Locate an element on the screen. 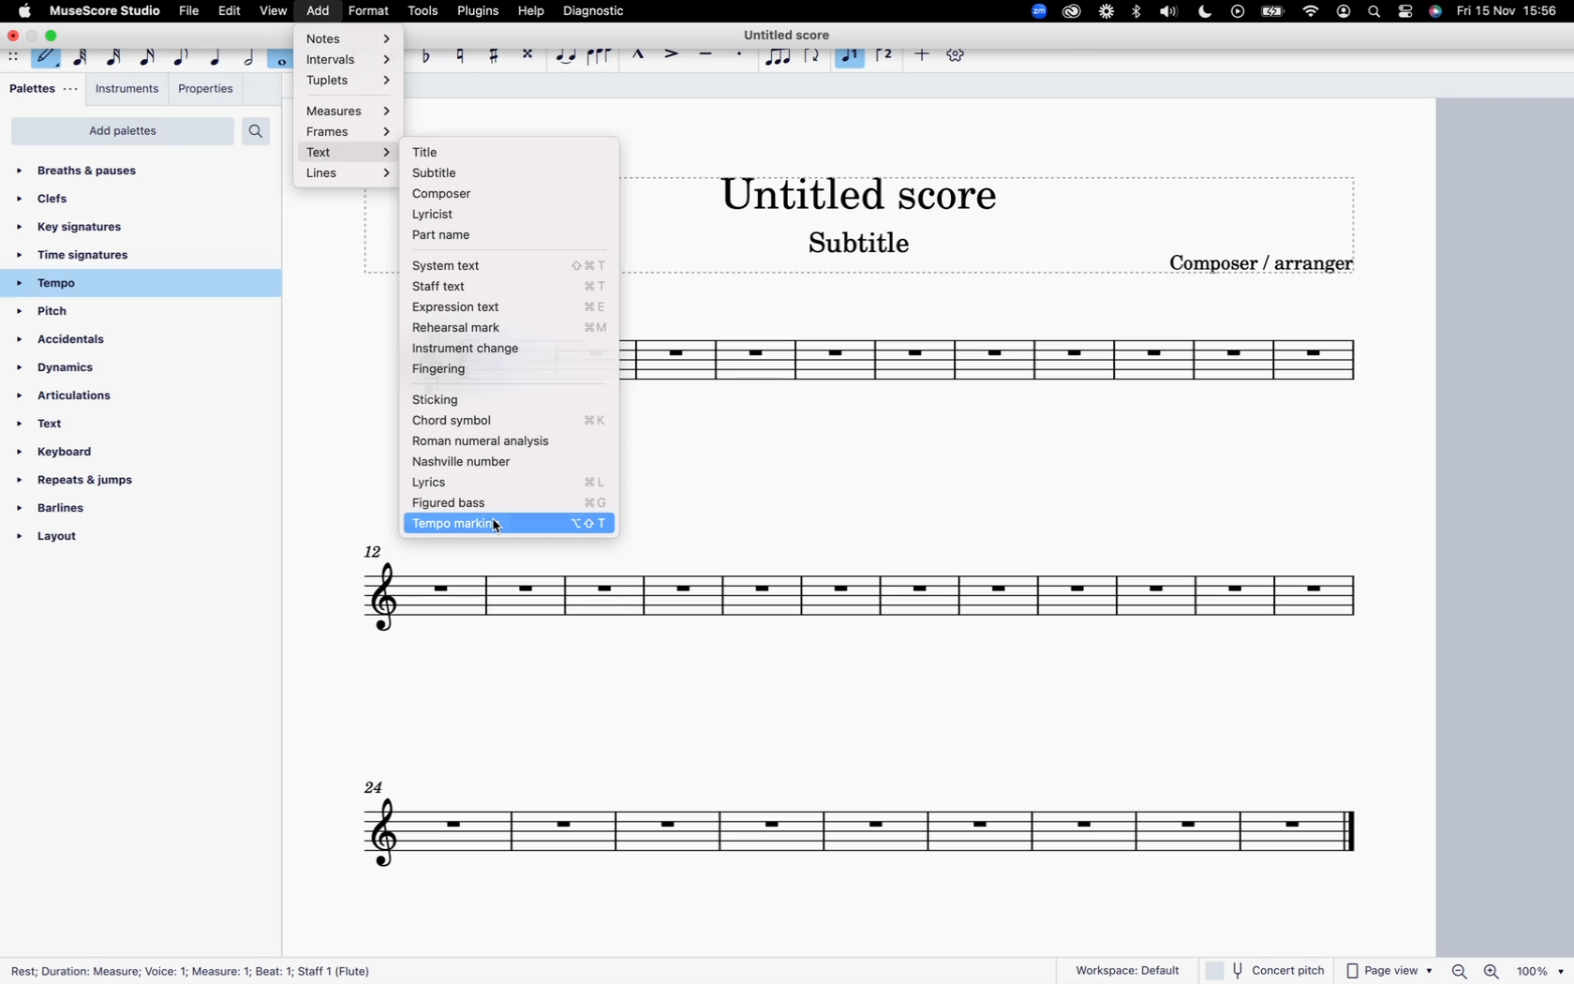 The image size is (1574, 984). staccato is located at coordinates (740, 57).